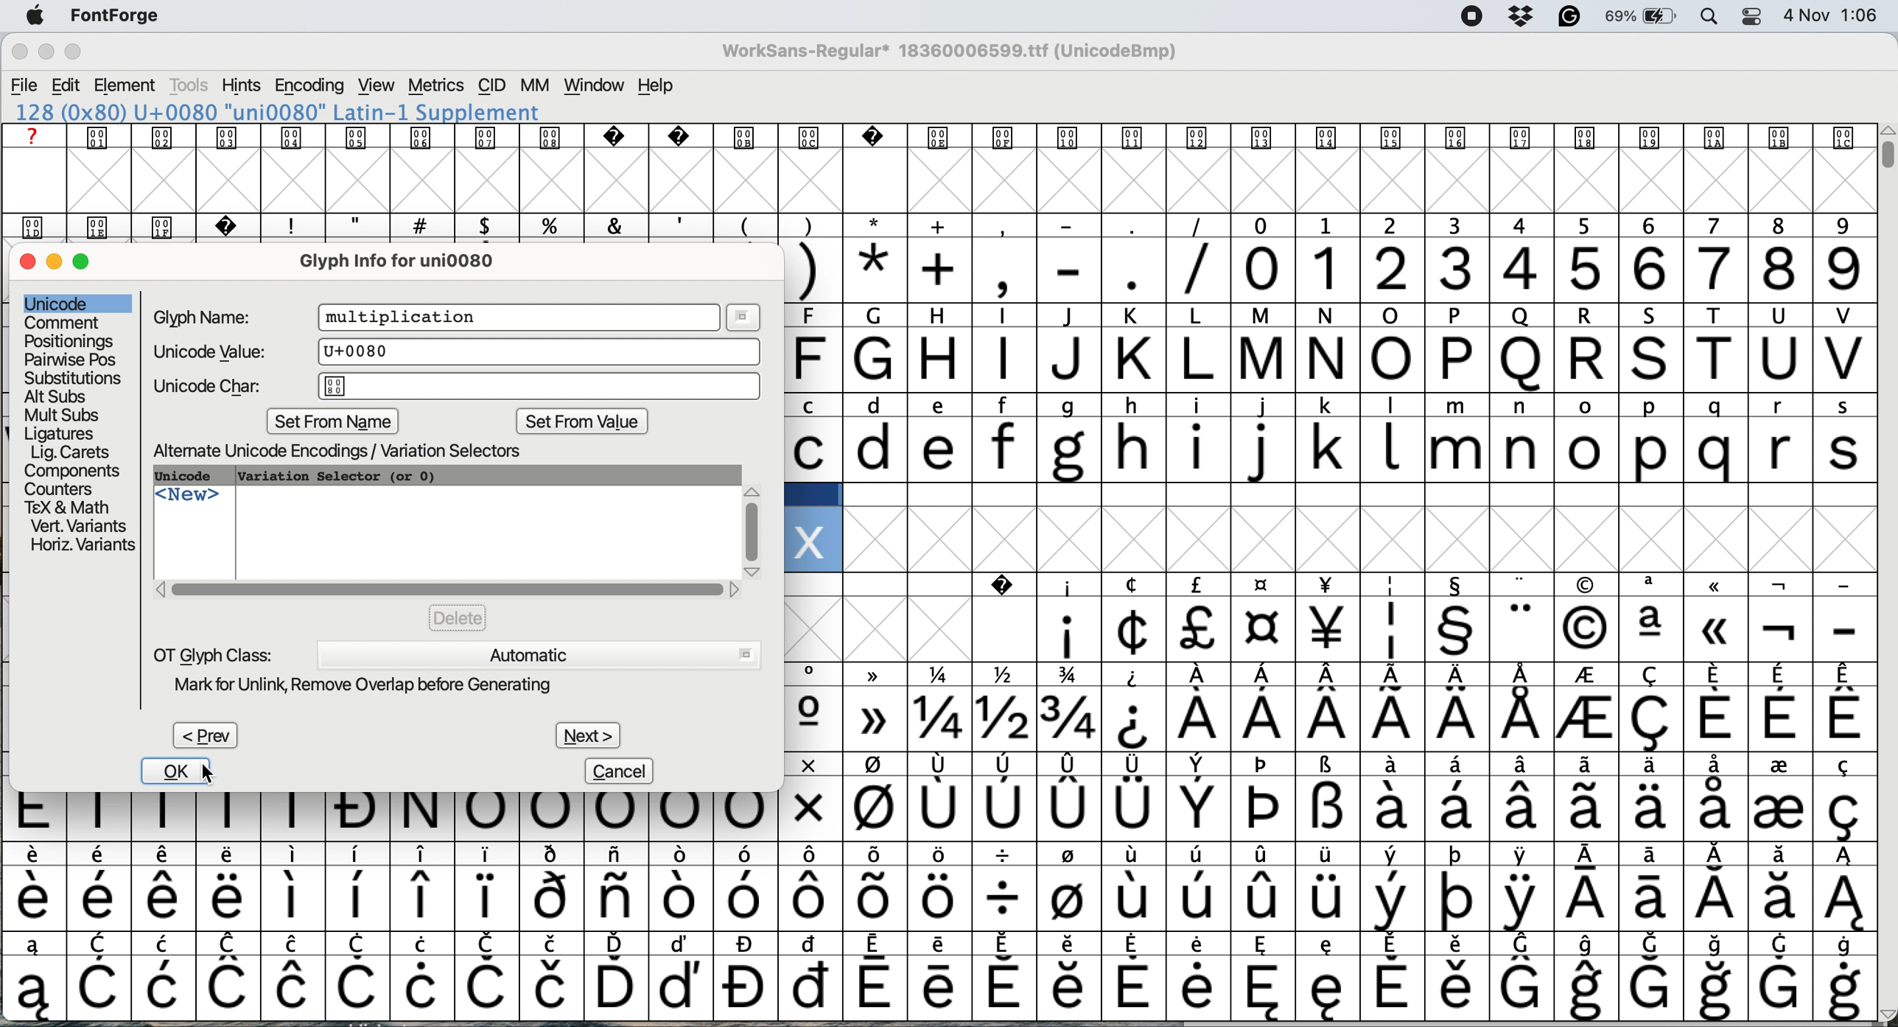 The image size is (1898, 1027). Describe the element at coordinates (587, 731) in the screenshot. I see `next` at that location.